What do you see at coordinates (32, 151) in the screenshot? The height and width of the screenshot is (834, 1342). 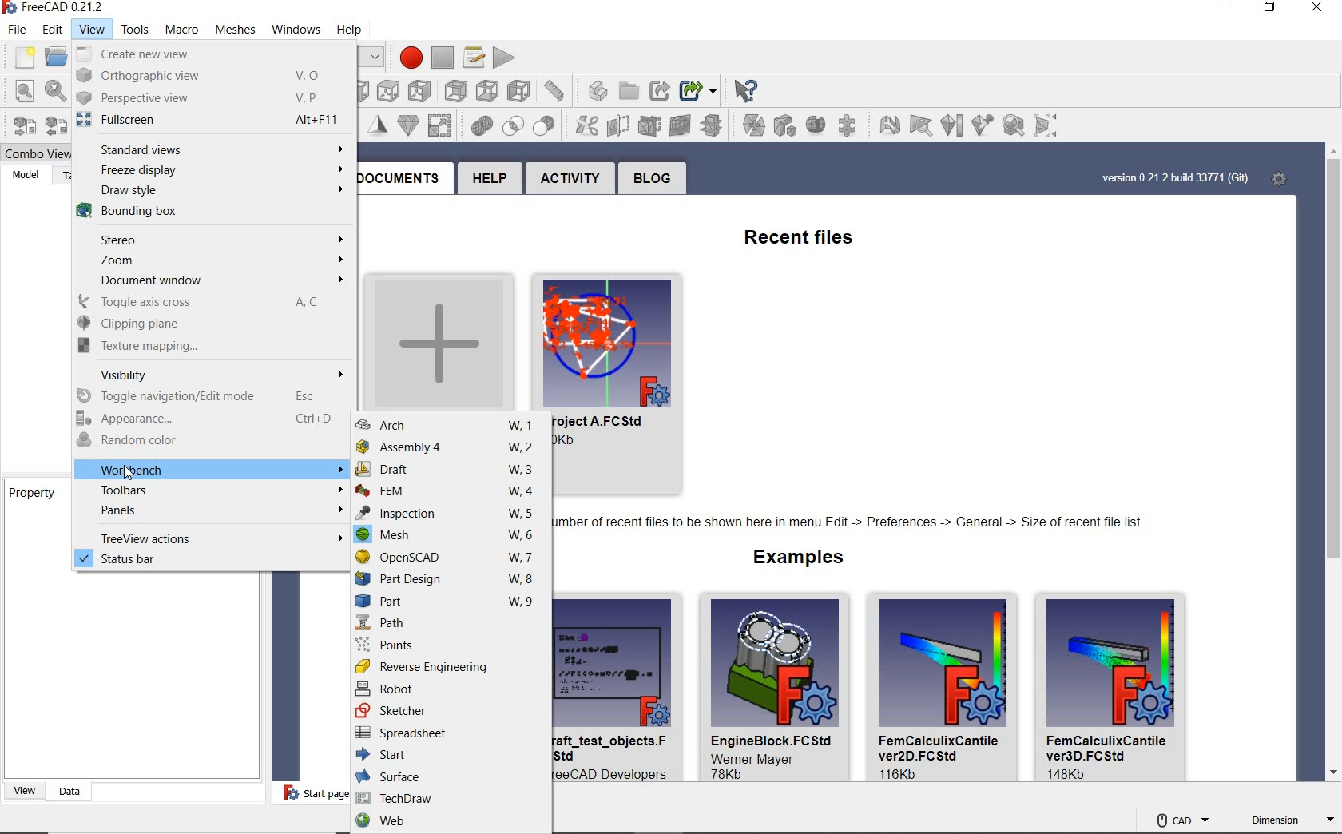 I see `combo view` at bounding box center [32, 151].